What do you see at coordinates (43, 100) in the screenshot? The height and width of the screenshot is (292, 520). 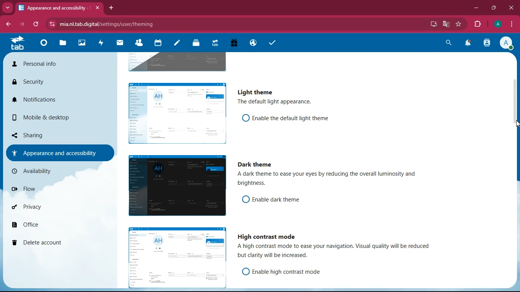 I see `notifications` at bounding box center [43, 100].